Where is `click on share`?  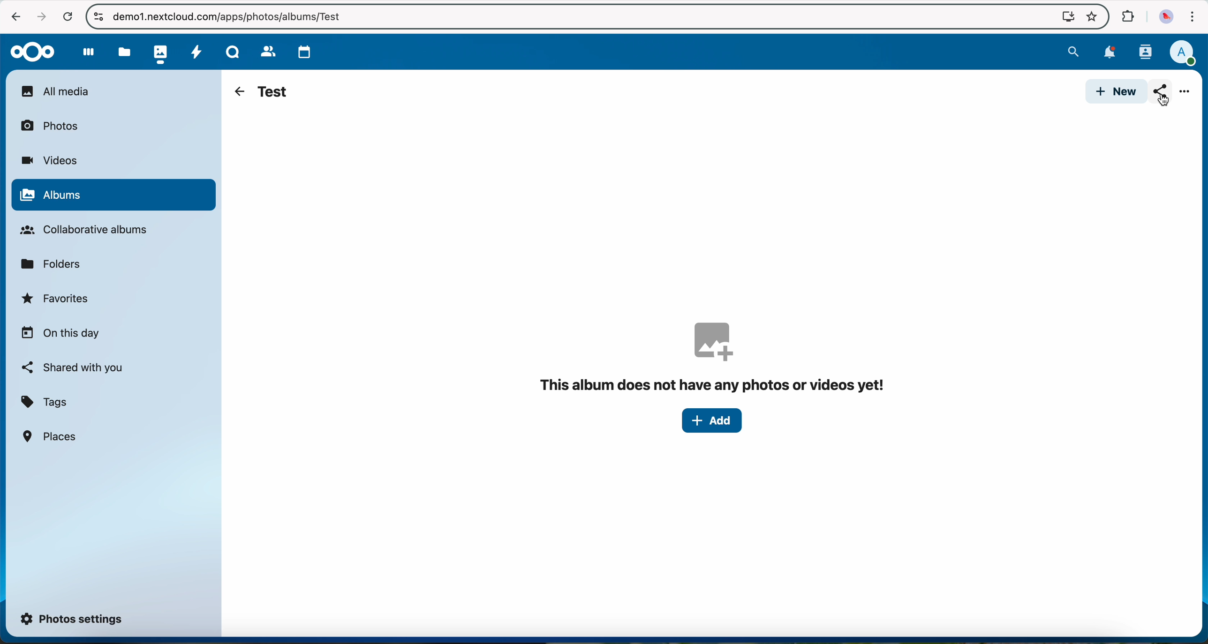
click on share is located at coordinates (1163, 95).